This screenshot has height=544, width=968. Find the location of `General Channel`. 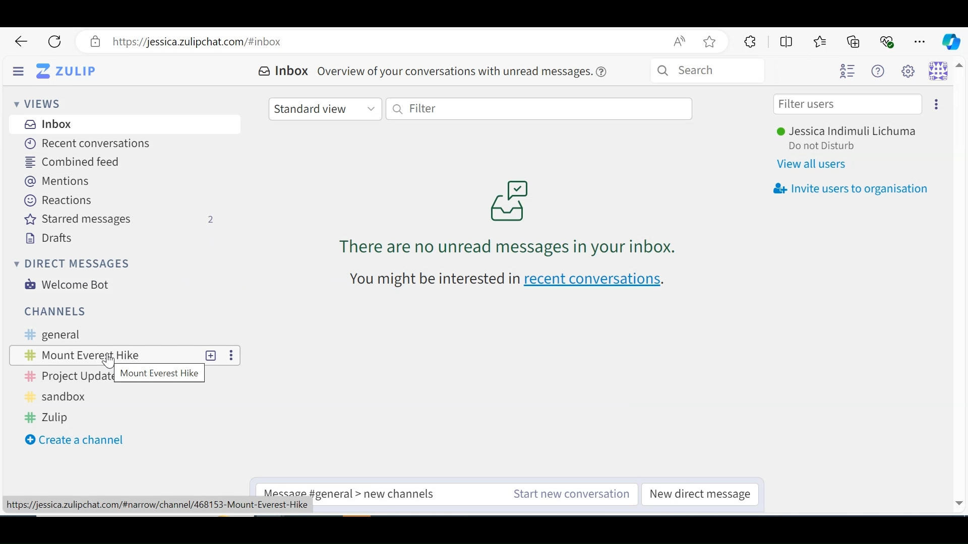

General Channel is located at coordinates (117, 335).